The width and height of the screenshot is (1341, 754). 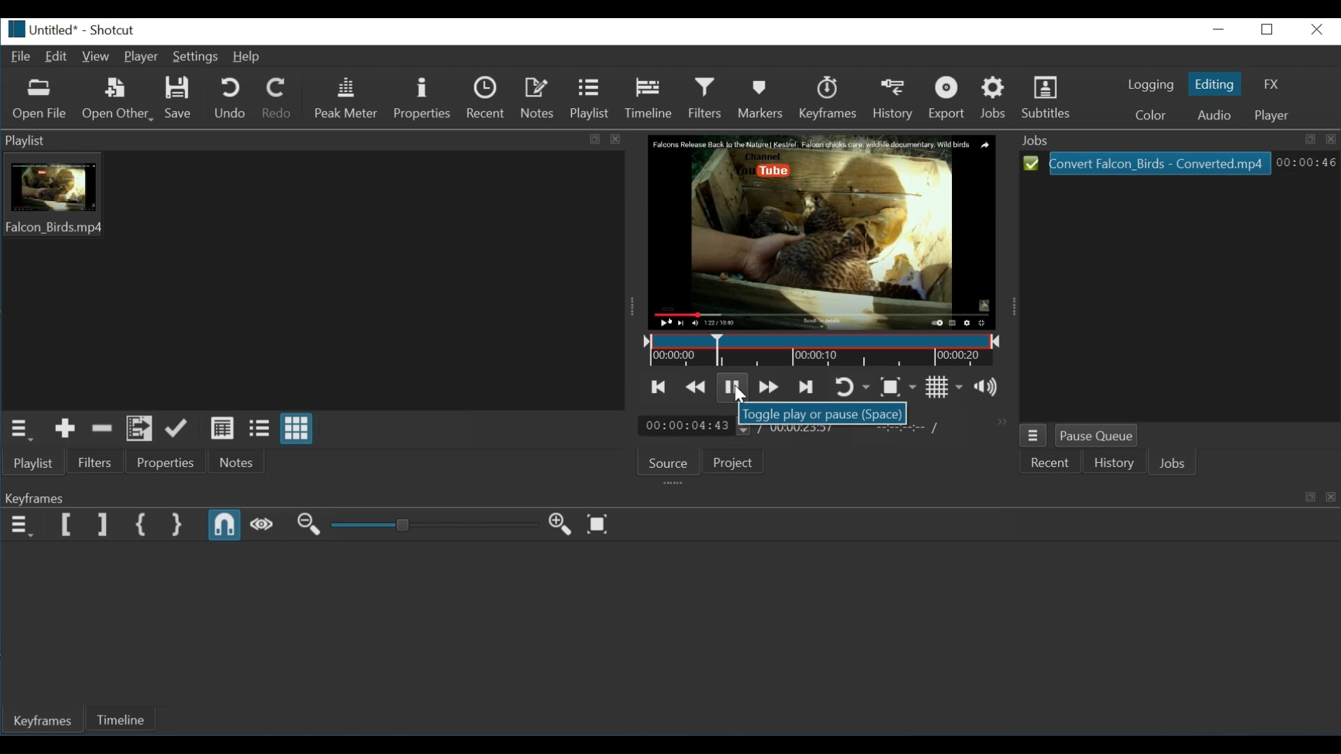 I want to click on Playlist menu, so click(x=20, y=429).